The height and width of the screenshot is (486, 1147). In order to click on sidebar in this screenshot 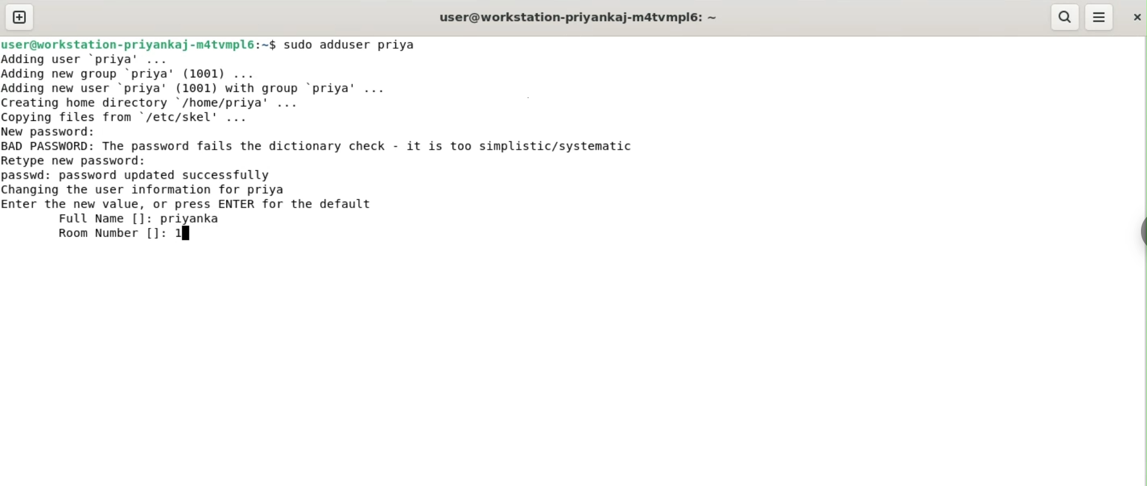, I will do `click(1141, 232)`.